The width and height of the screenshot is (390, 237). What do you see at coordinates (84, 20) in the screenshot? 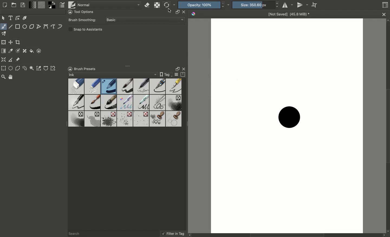
I see `Brush smoothing` at bounding box center [84, 20].